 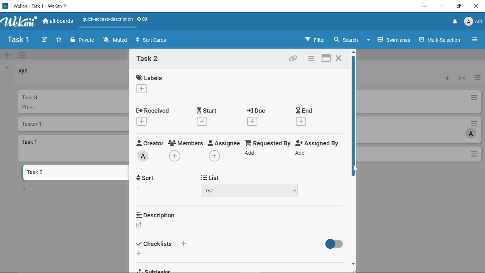 I want to click on Card actions, so click(x=474, y=99).